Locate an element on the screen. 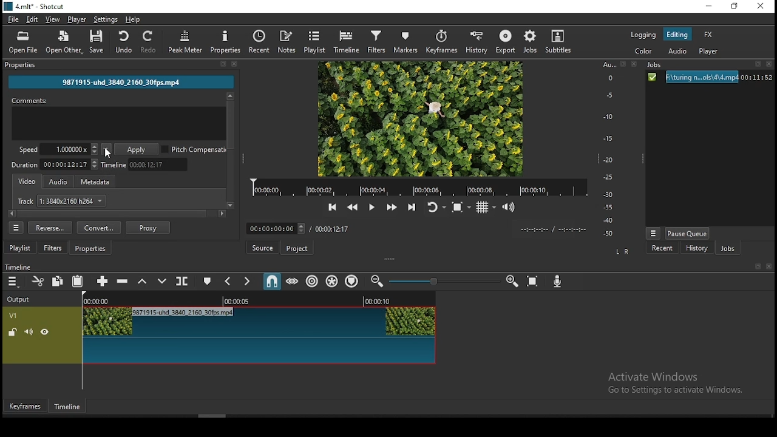  jobs menu is located at coordinates (652, 234).